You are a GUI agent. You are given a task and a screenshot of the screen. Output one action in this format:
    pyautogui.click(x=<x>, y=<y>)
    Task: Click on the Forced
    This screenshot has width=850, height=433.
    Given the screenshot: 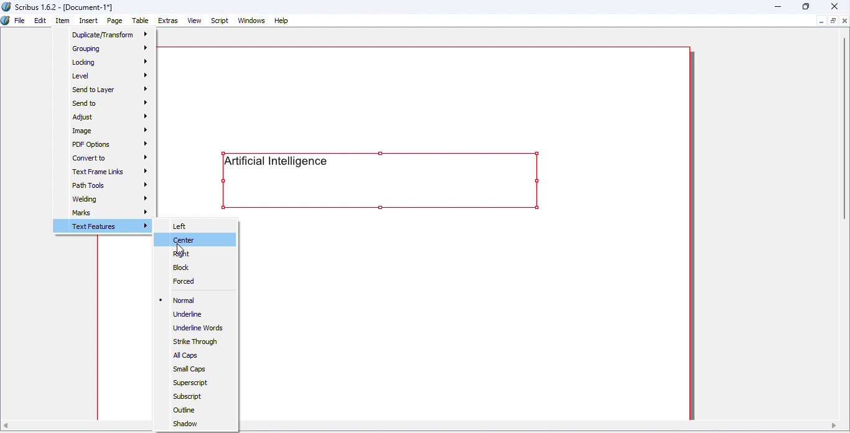 What is the action you would take?
    pyautogui.click(x=185, y=279)
    